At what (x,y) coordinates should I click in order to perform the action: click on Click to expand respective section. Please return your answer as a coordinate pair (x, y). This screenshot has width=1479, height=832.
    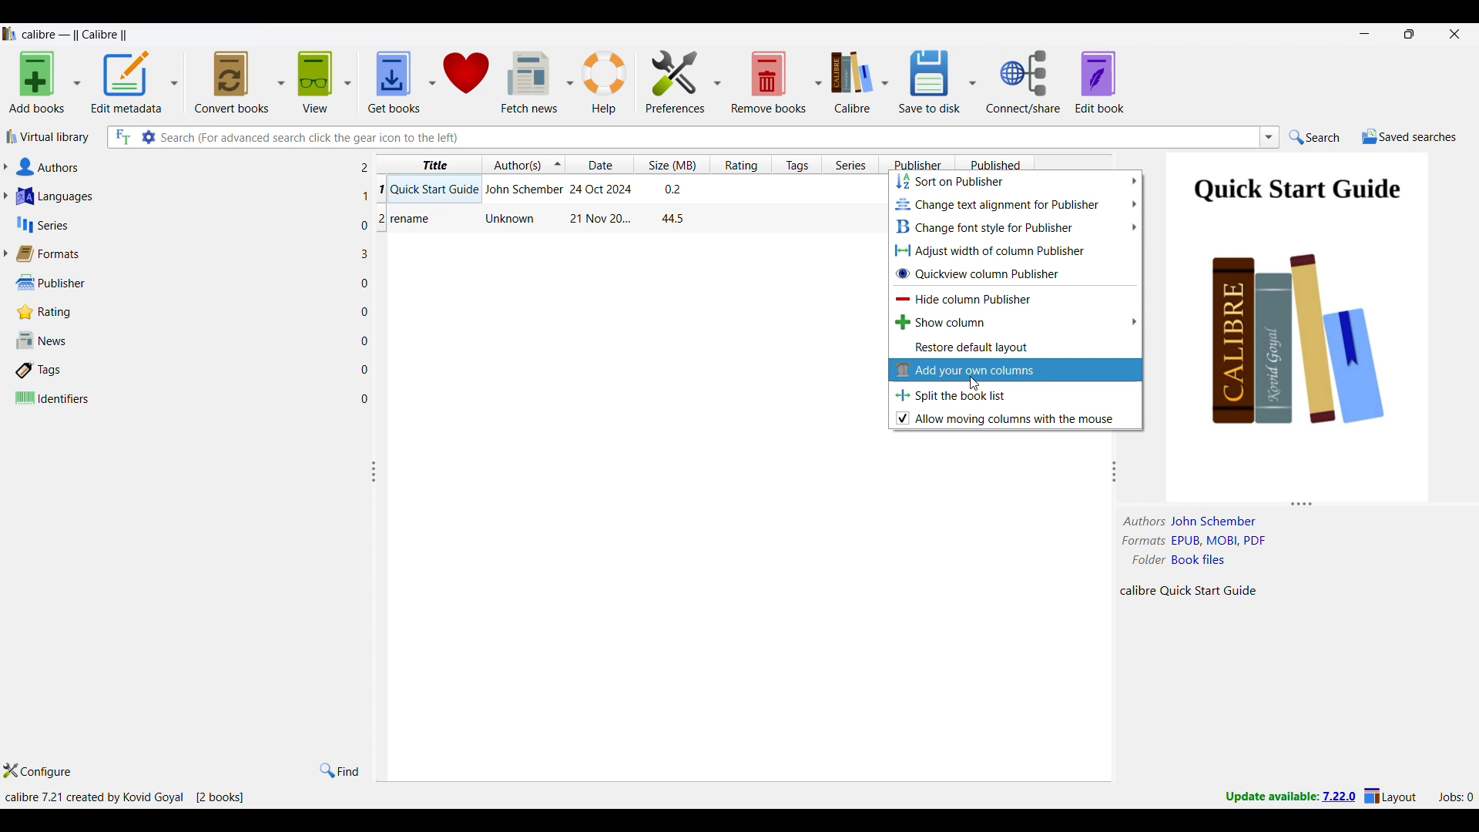
    Looking at the image, I should click on (5, 211).